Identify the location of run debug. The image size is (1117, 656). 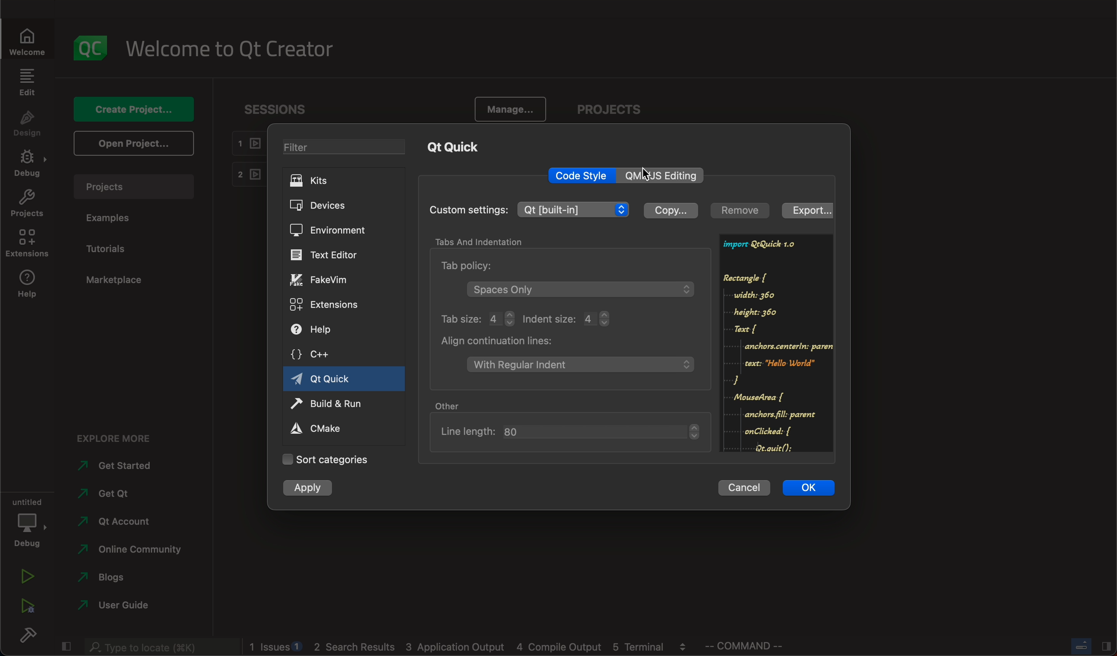
(29, 604).